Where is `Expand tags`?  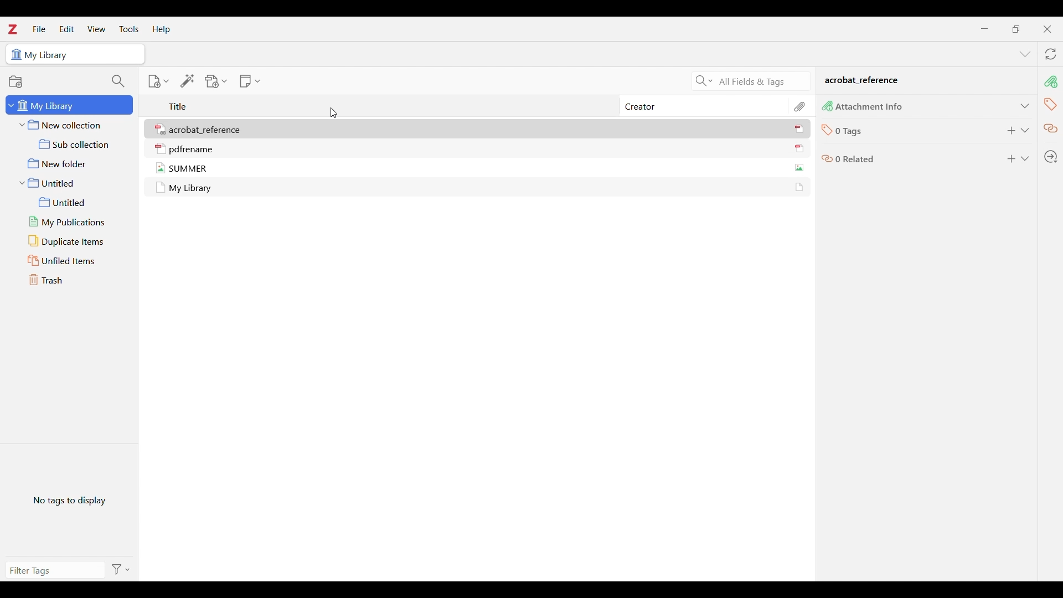
Expand tags is located at coordinates (1025, 131).